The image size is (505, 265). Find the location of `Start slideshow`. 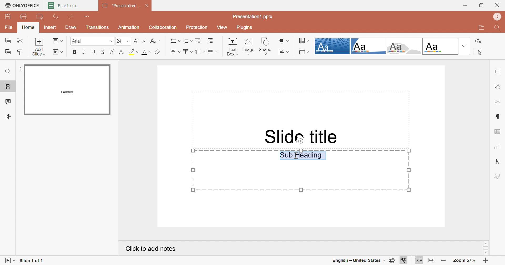

Start slideshow is located at coordinates (58, 52).